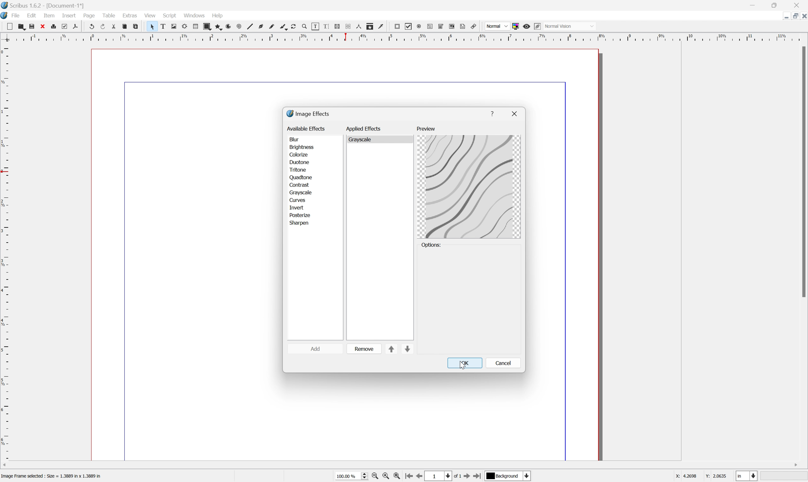 The height and width of the screenshot is (482, 808). Describe the element at coordinates (301, 177) in the screenshot. I see `quadtone` at that location.